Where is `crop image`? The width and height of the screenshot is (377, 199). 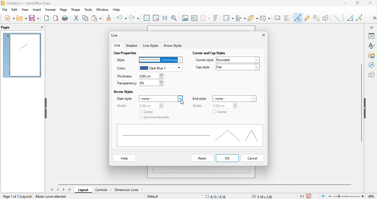 crop image is located at coordinates (288, 17).